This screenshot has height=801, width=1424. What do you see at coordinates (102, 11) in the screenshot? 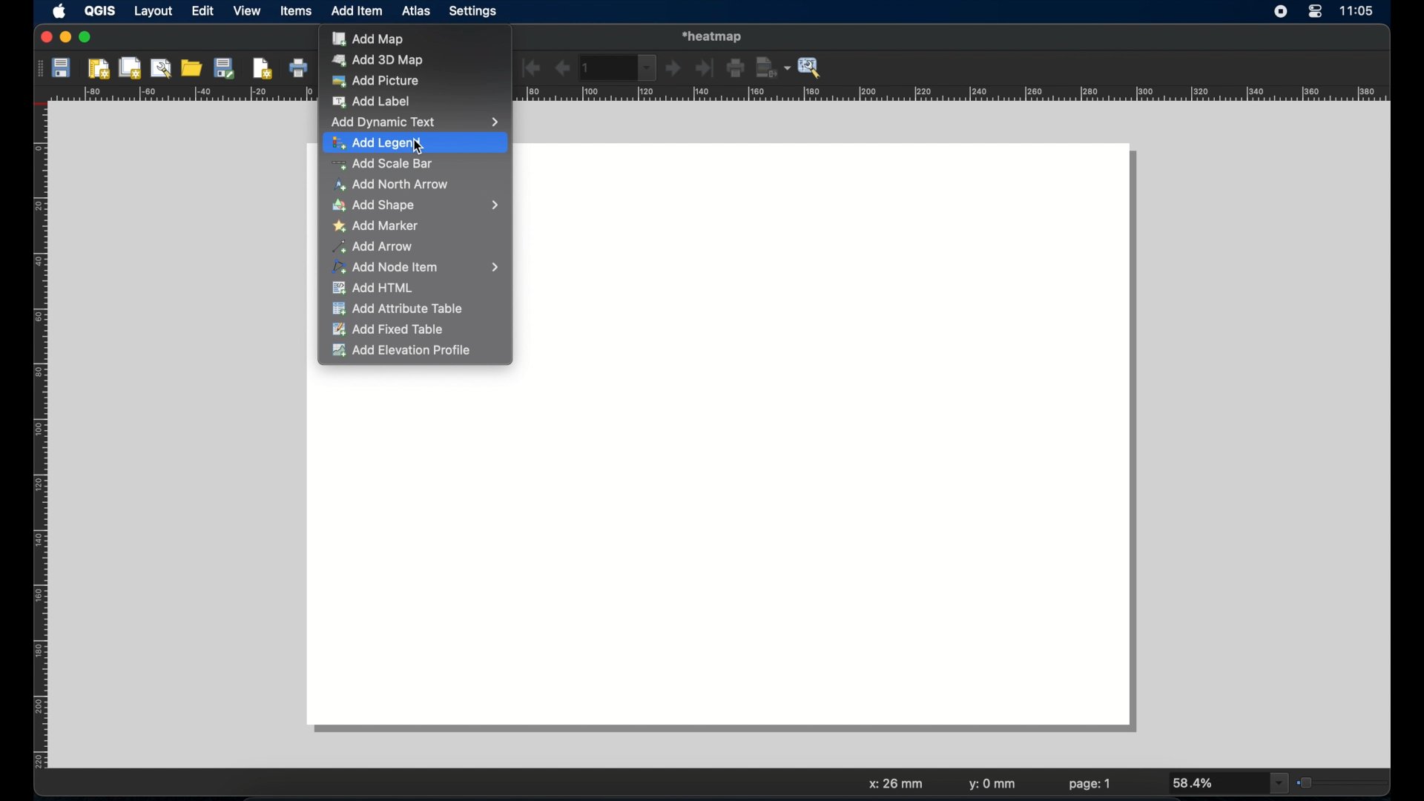
I see `QGIS` at bounding box center [102, 11].